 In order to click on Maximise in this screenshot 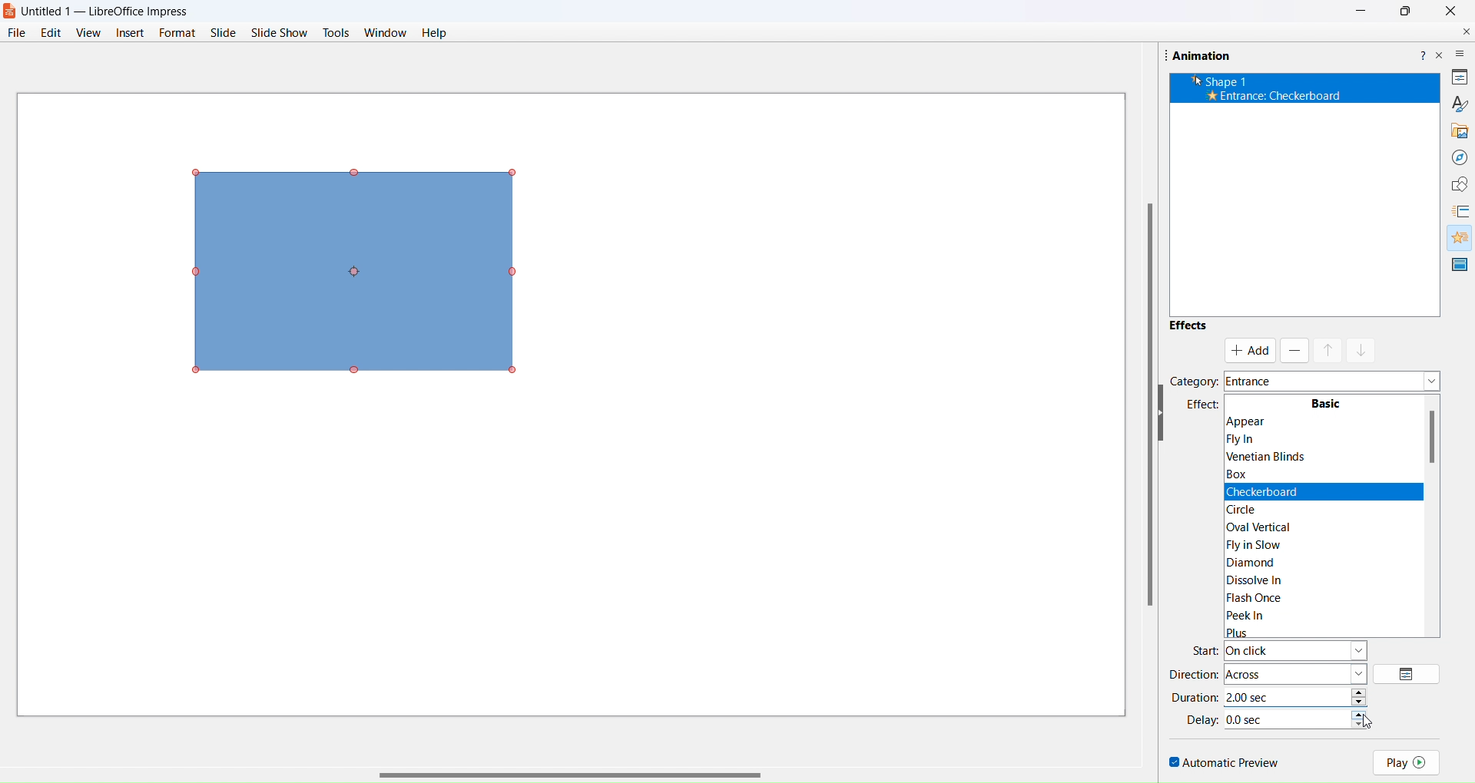, I will do `click(1403, 13)`.